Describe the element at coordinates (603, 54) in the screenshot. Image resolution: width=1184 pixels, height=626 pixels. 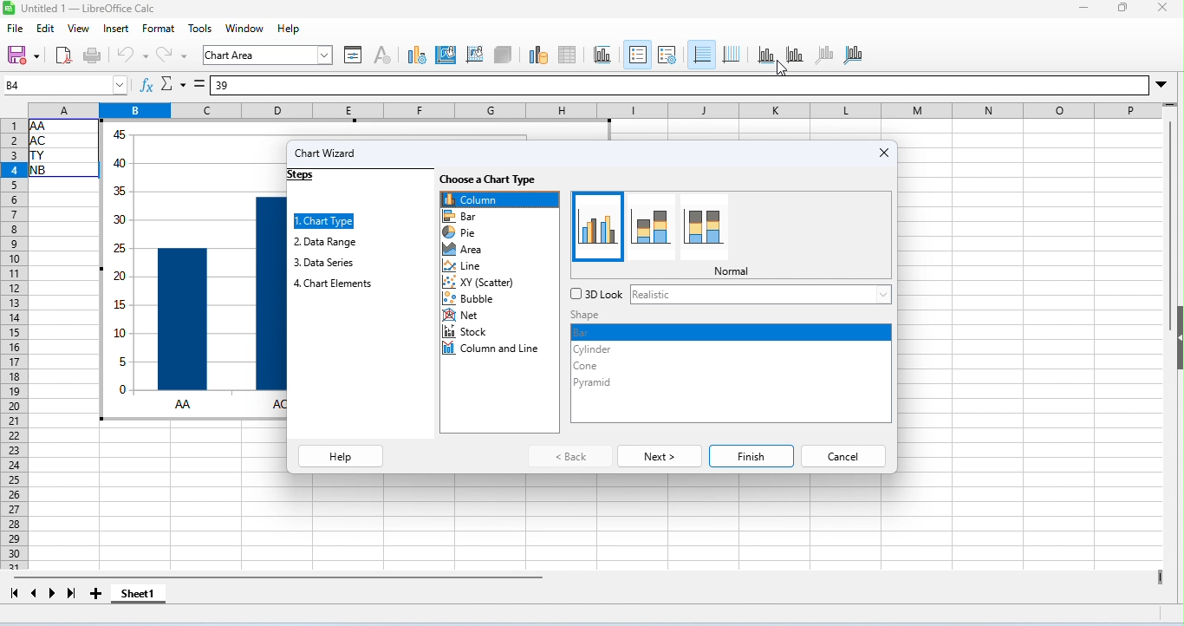
I see `tiles` at that location.